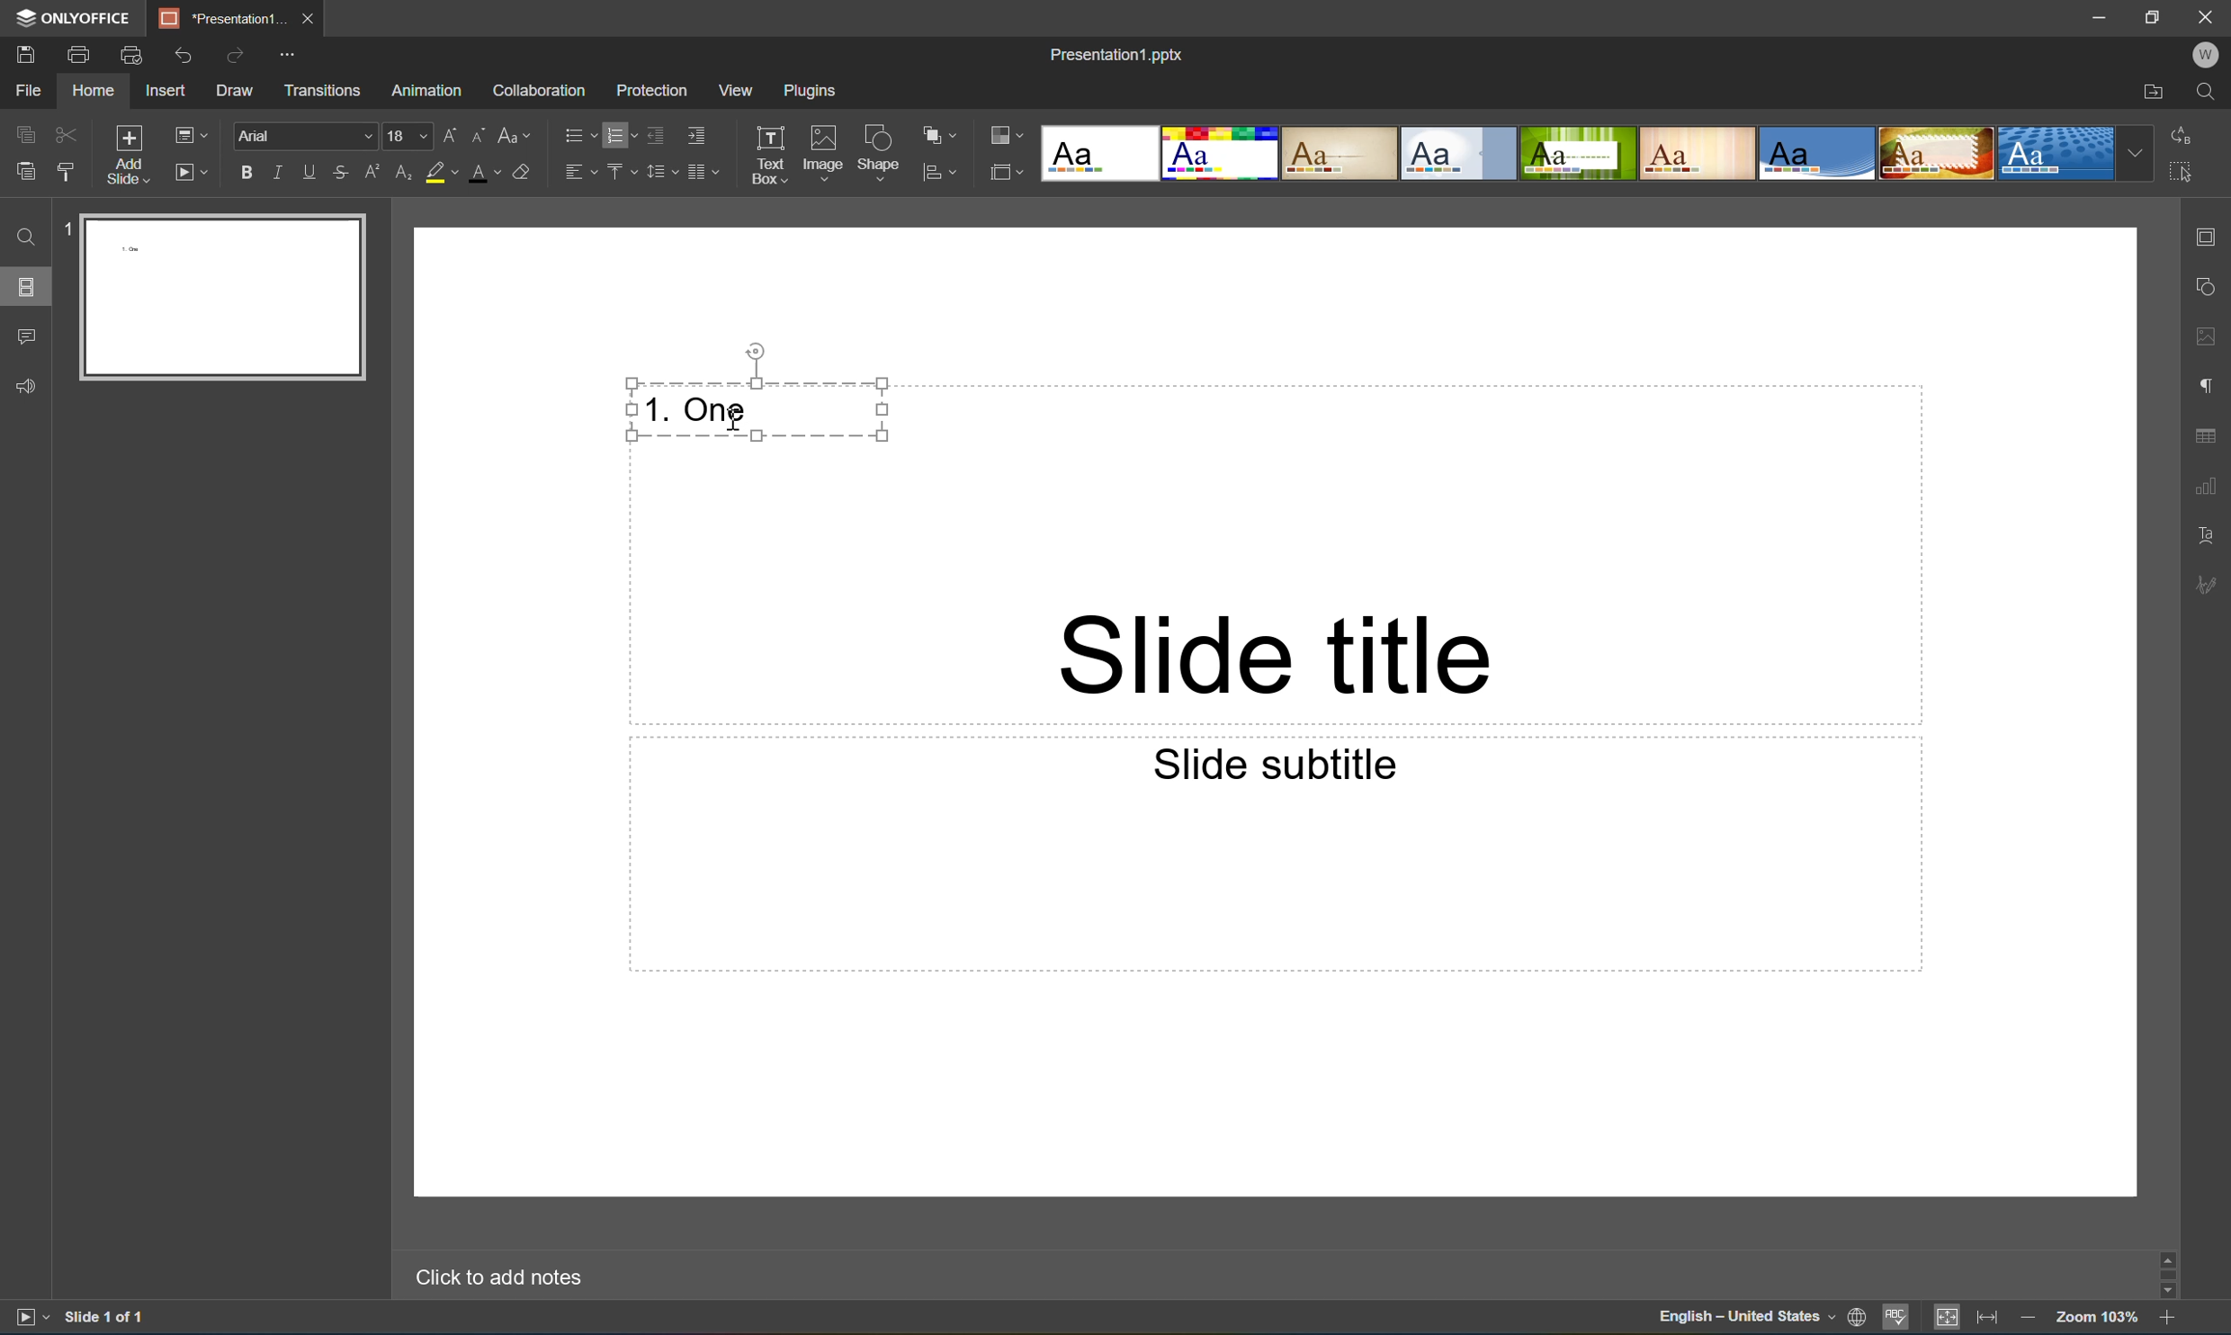  I want to click on Line spacing, so click(660, 177).